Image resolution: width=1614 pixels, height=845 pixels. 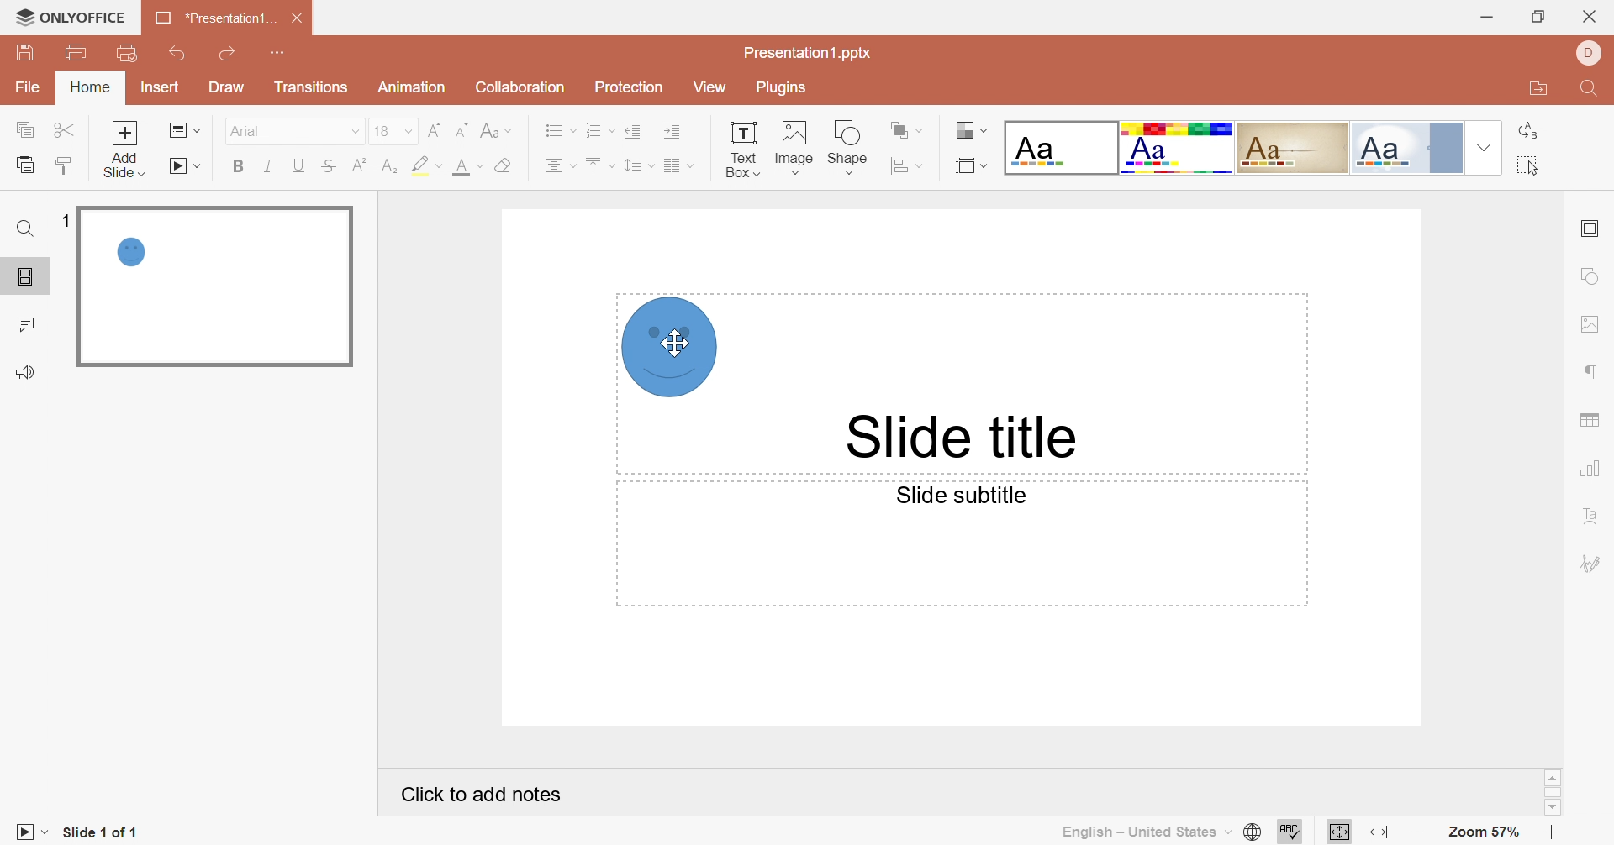 I want to click on ONLYOFFICE, so click(x=71, y=18).